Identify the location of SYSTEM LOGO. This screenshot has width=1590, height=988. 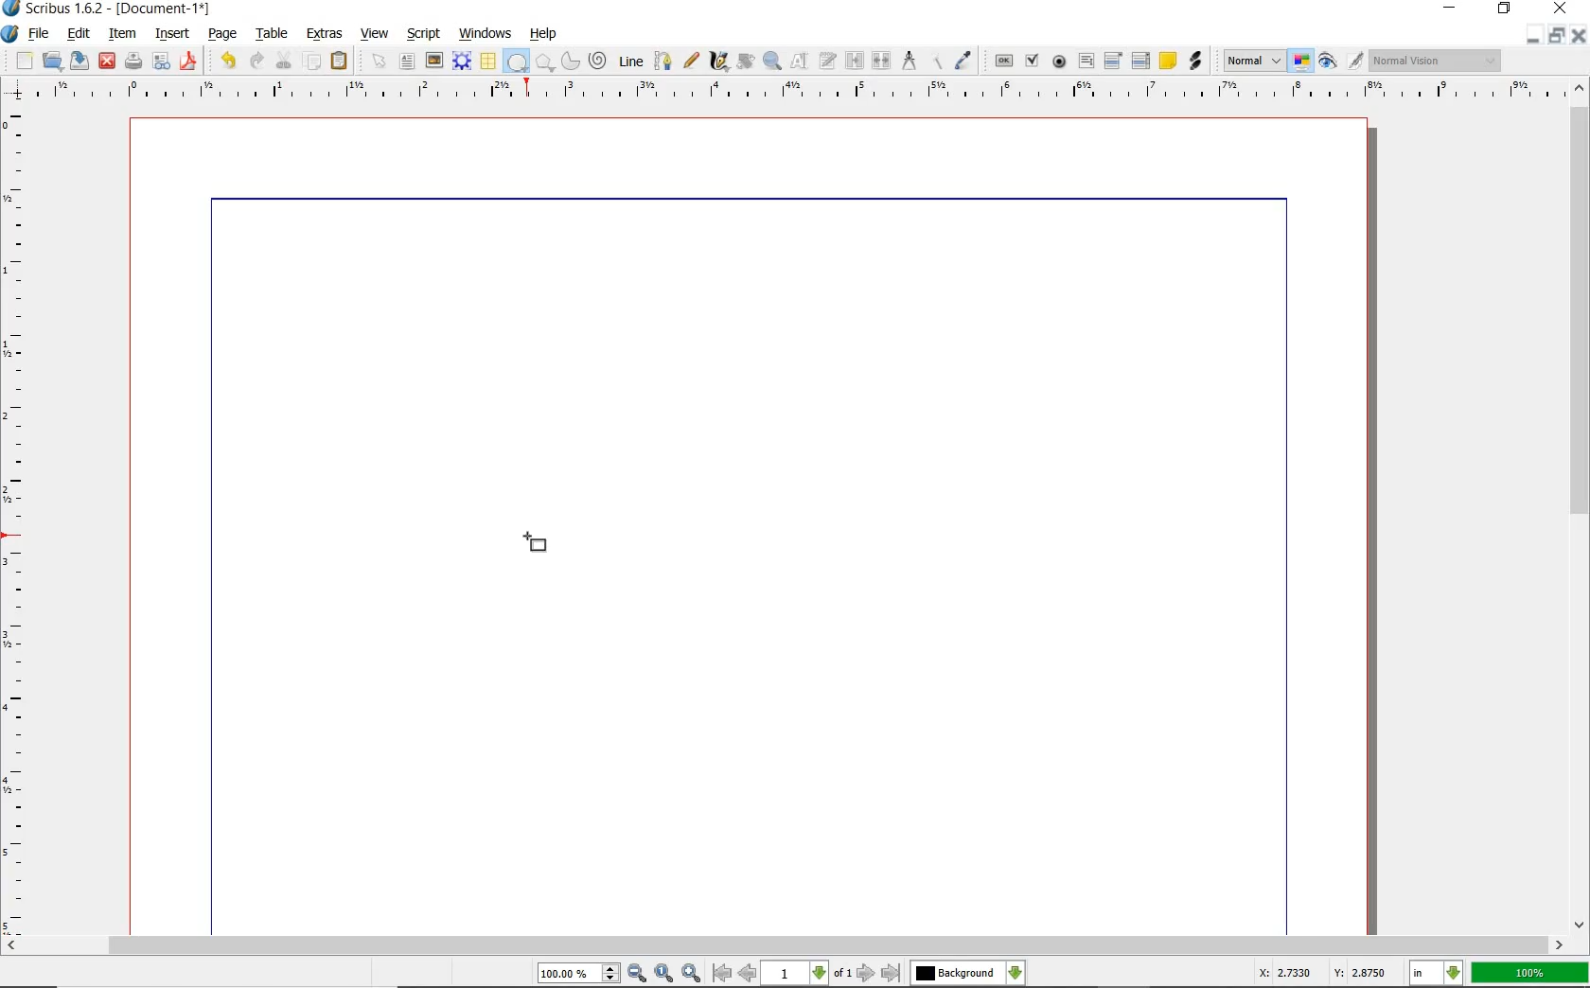
(10, 34).